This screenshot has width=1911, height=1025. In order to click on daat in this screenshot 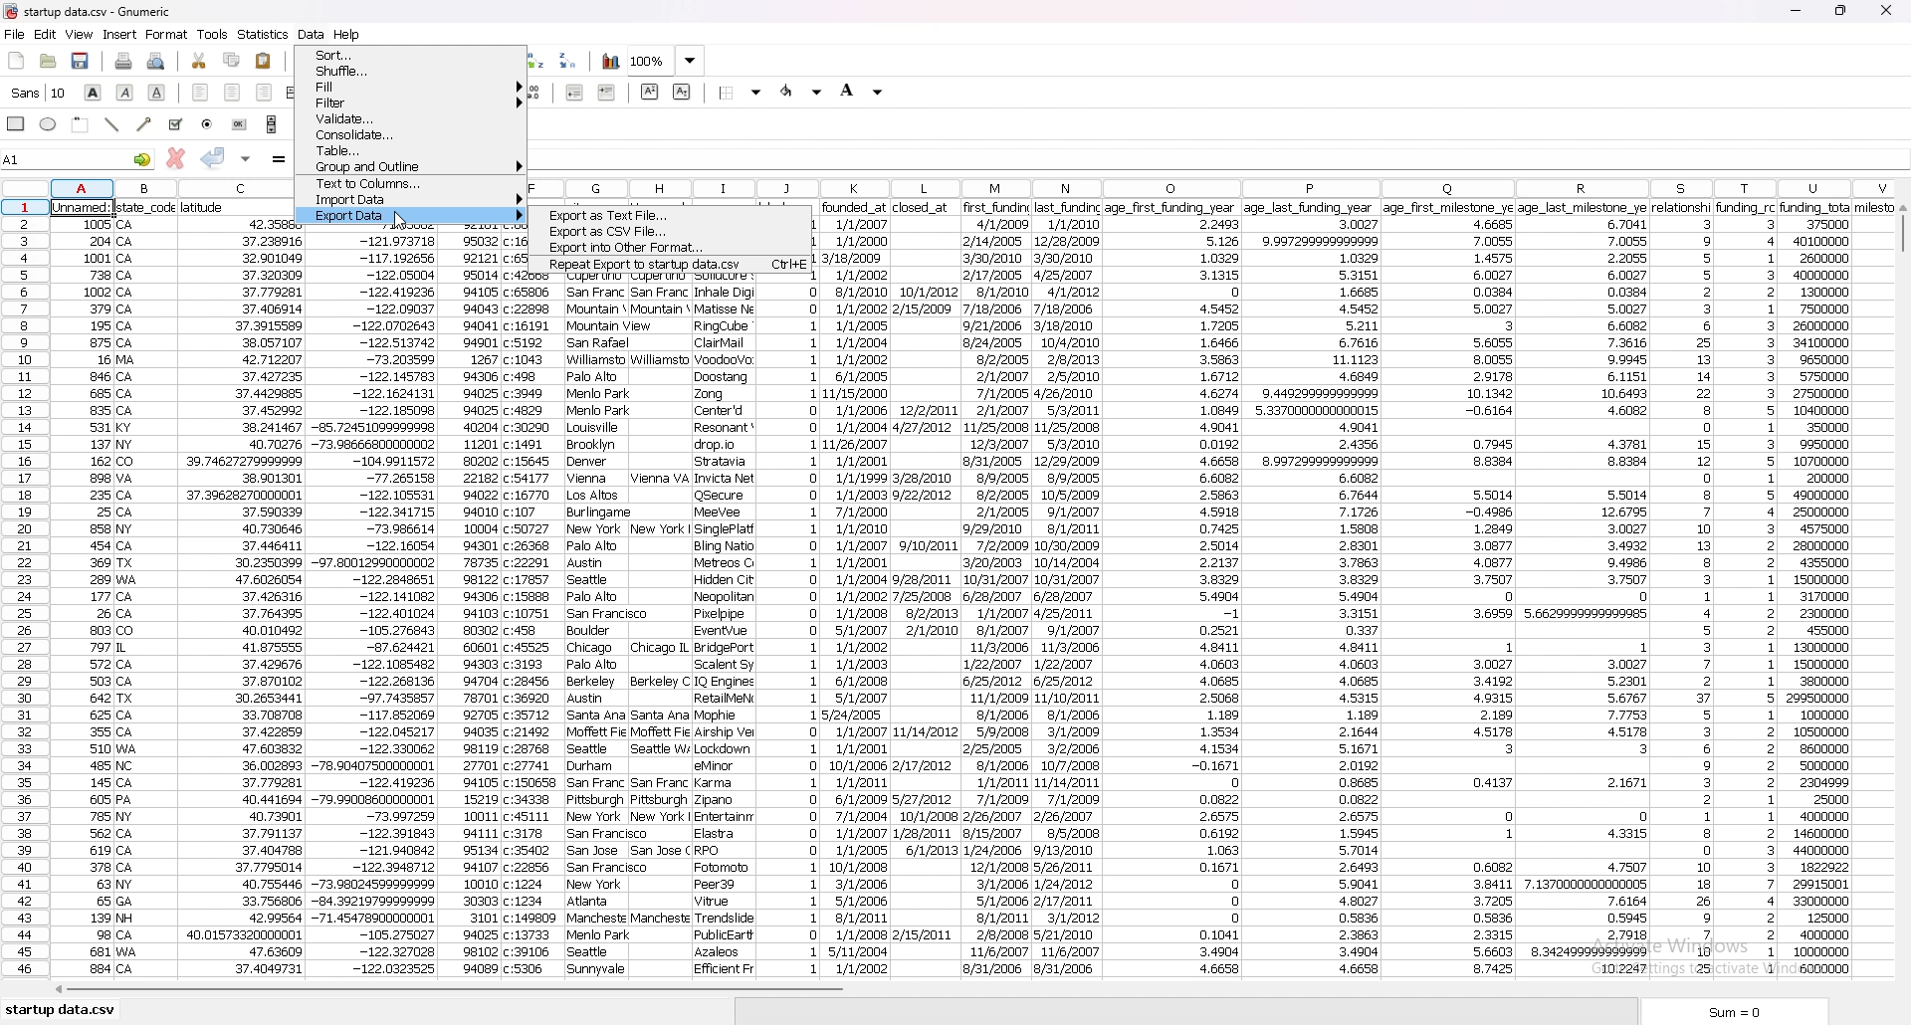, I will do `click(1586, 588)`.